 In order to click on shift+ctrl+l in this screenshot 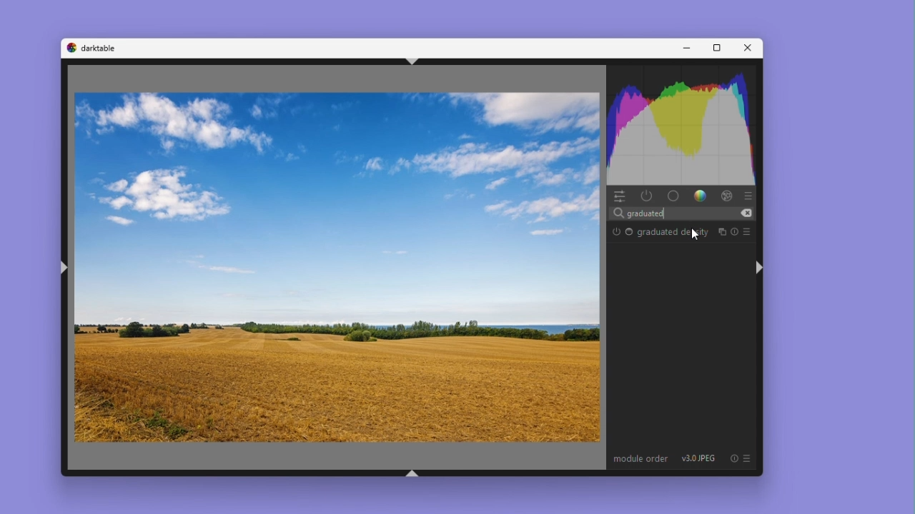, I will do `click(66, 270)`.